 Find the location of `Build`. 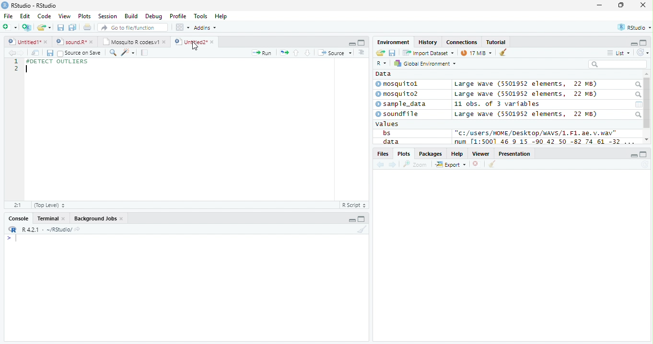

Build is located at coordinates (131, 16).